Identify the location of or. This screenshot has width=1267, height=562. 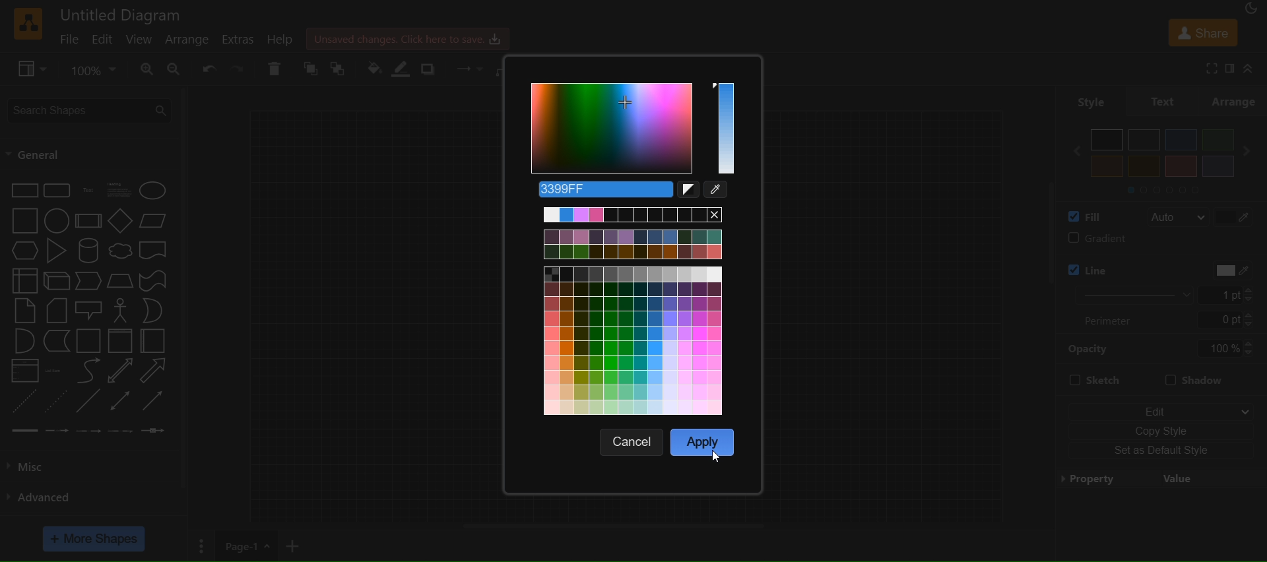
(153, 310).